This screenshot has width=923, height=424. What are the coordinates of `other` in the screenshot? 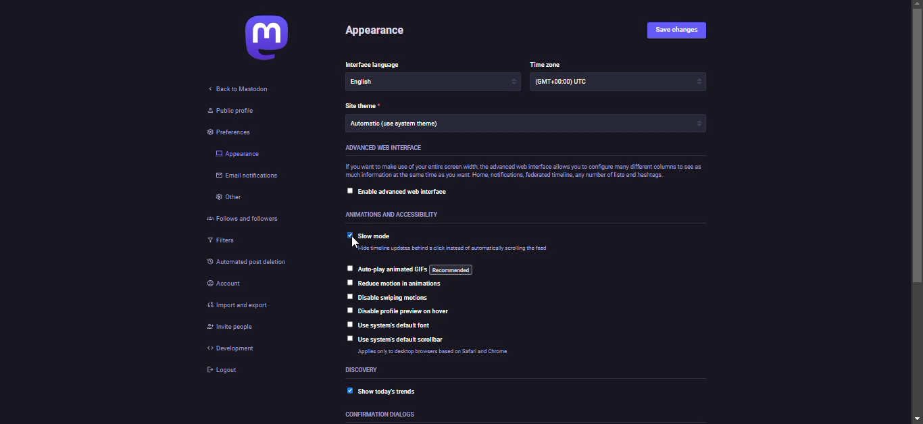 It's located at (232, 199).